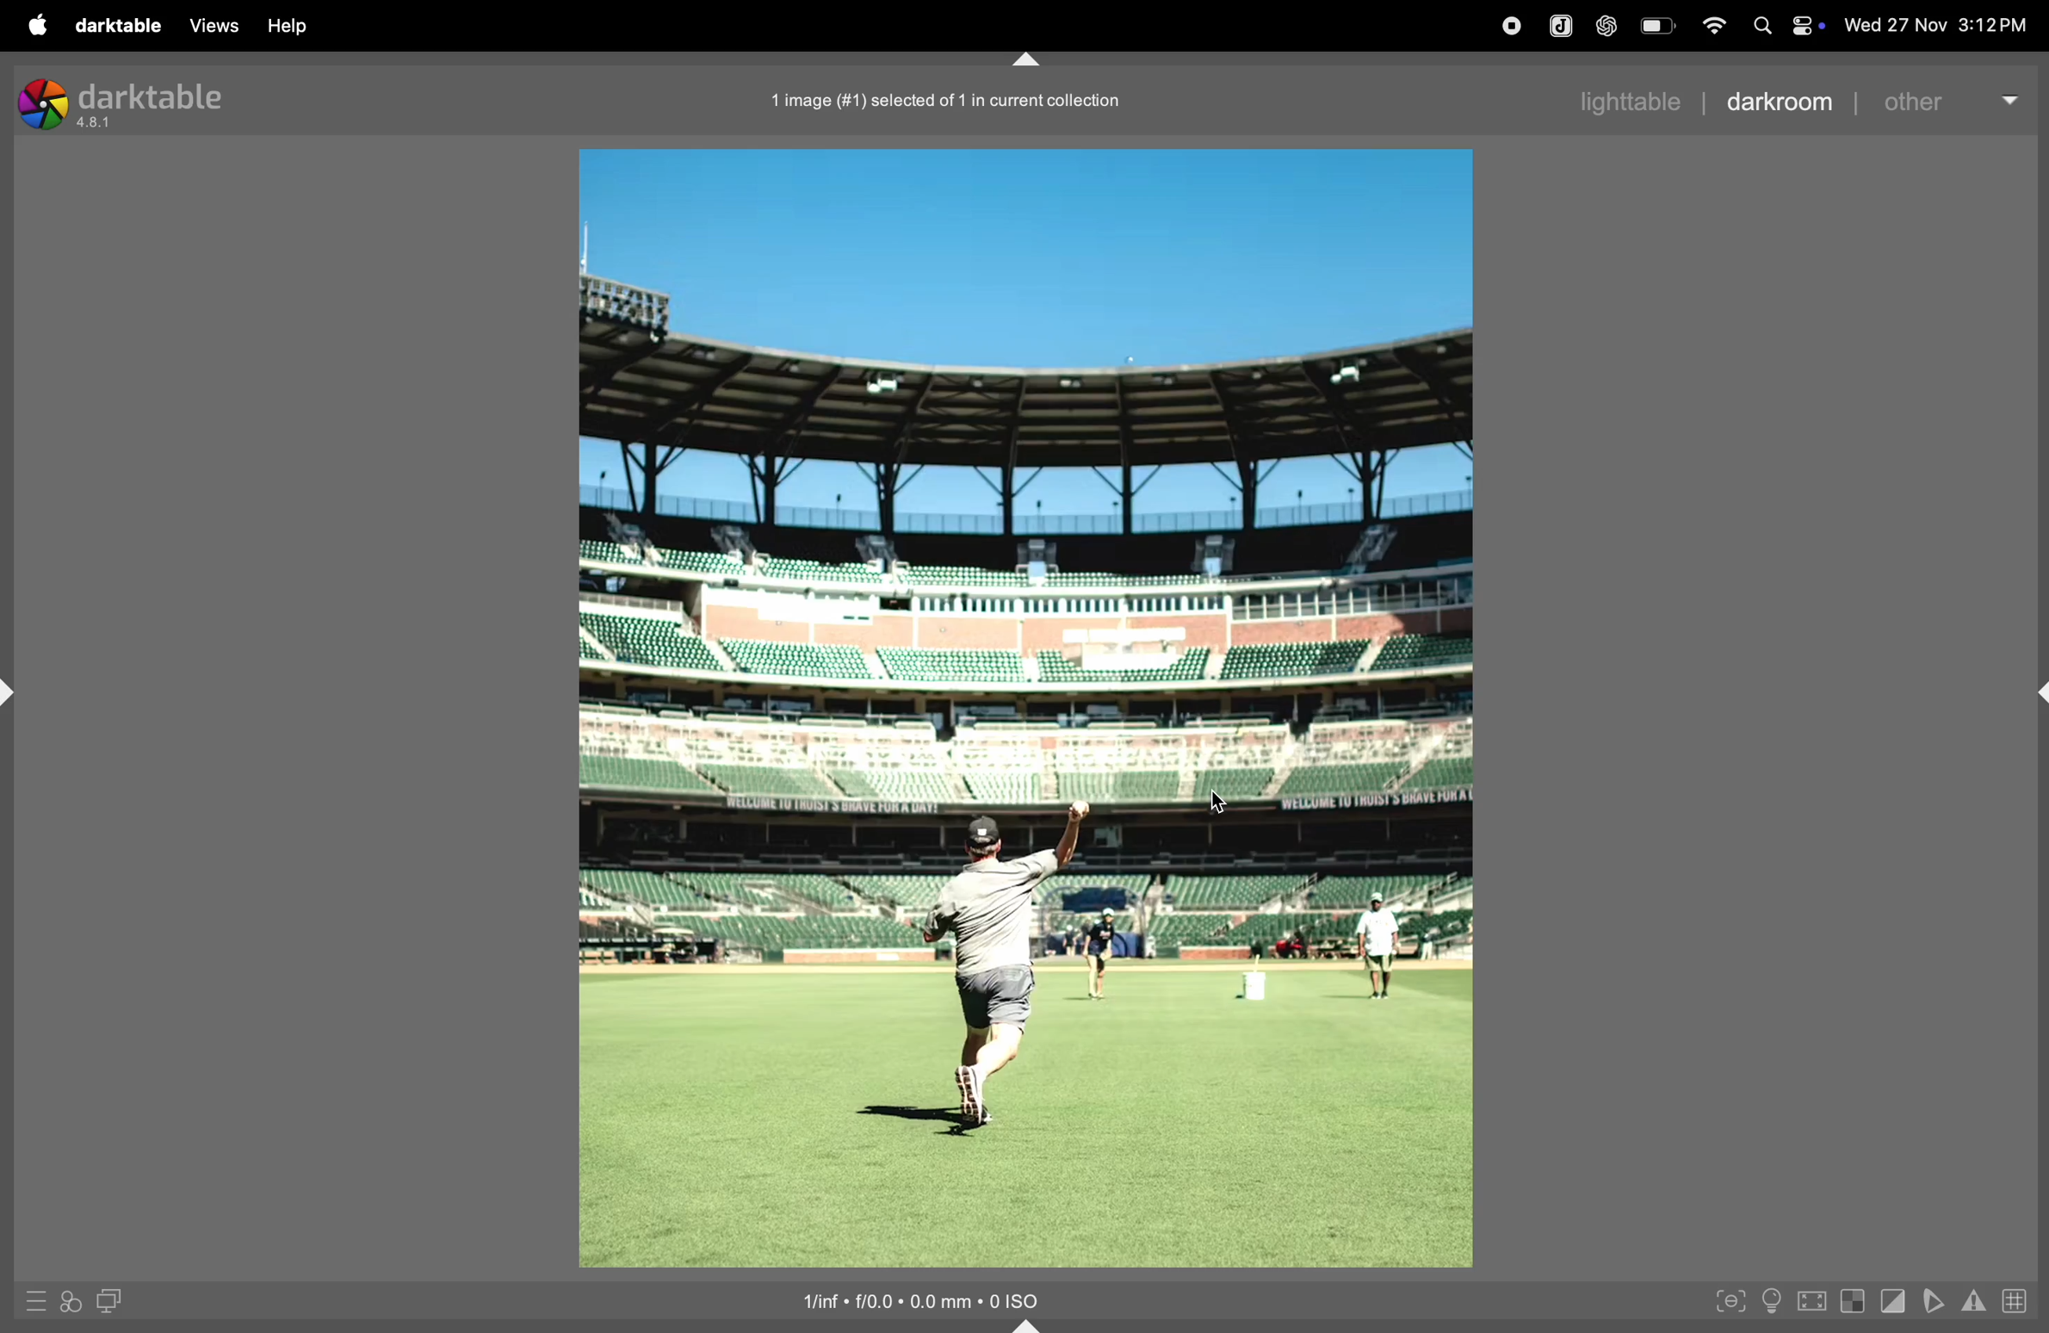  What do you see at coordinates (1625, 100) in the screenshot?
I see `lighttable` at bounding box center [1625, 100].